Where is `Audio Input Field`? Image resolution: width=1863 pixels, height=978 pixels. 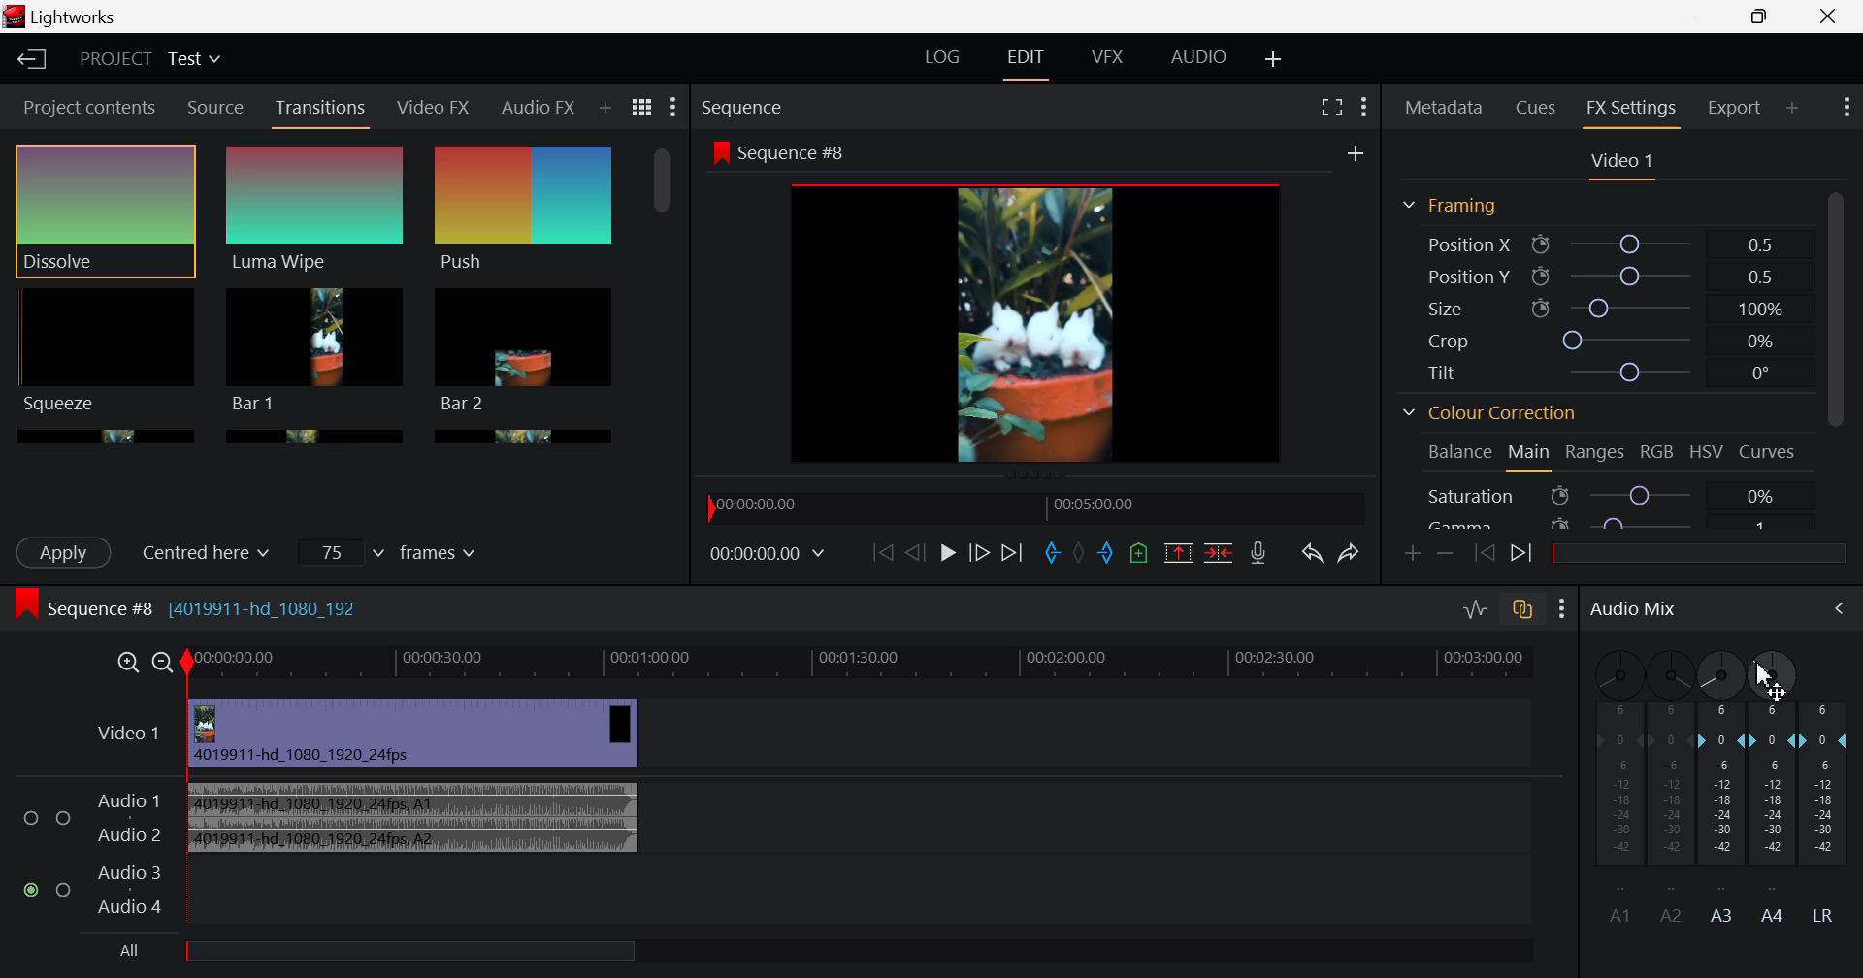 Audio Input Field is located at coordinates (792, 850).